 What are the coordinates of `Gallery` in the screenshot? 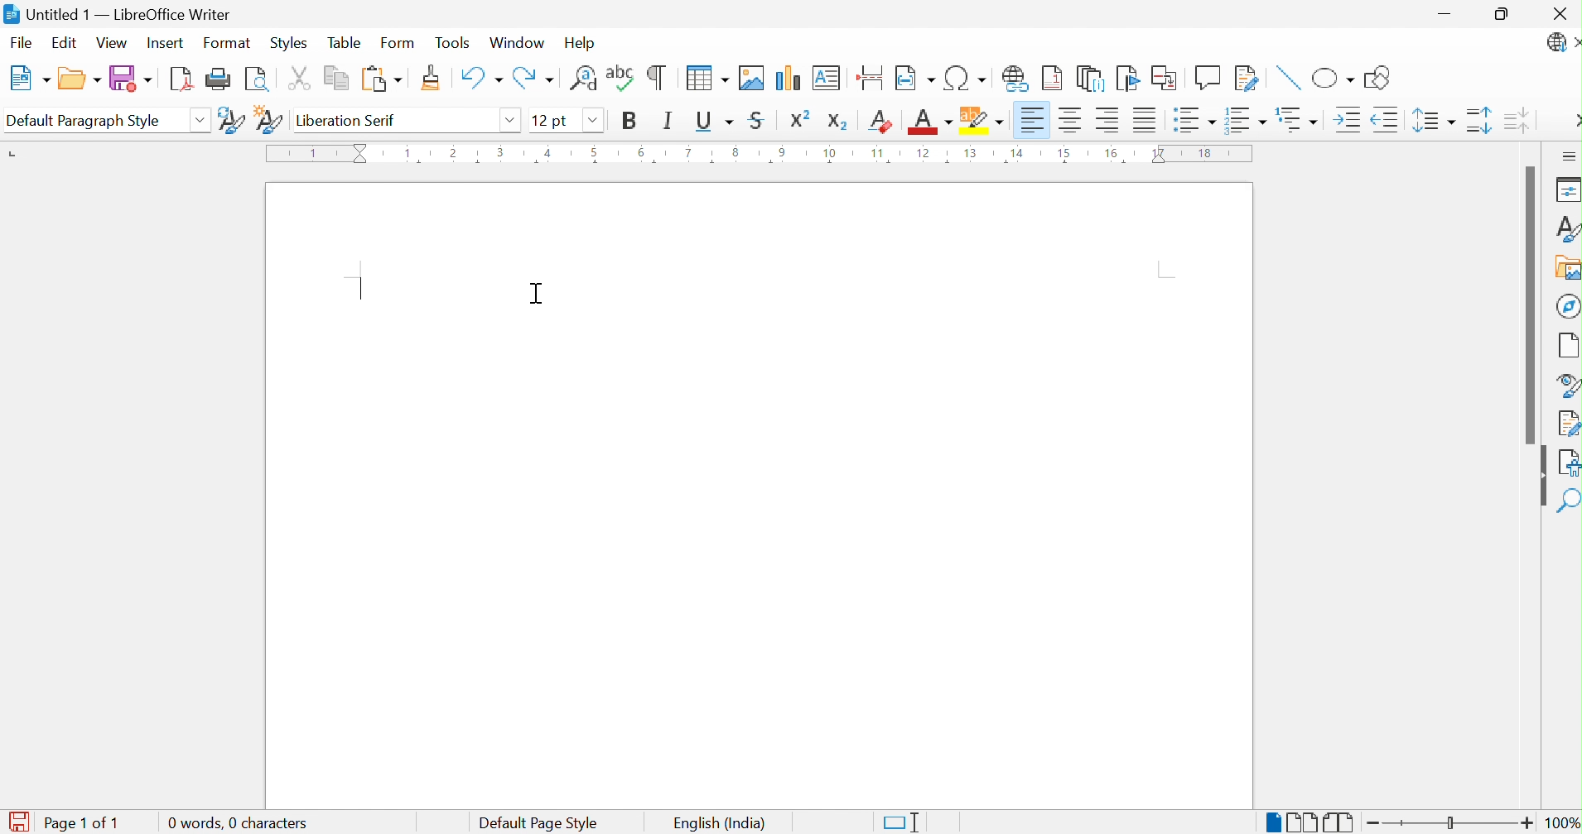 It's located at (1565, 266).